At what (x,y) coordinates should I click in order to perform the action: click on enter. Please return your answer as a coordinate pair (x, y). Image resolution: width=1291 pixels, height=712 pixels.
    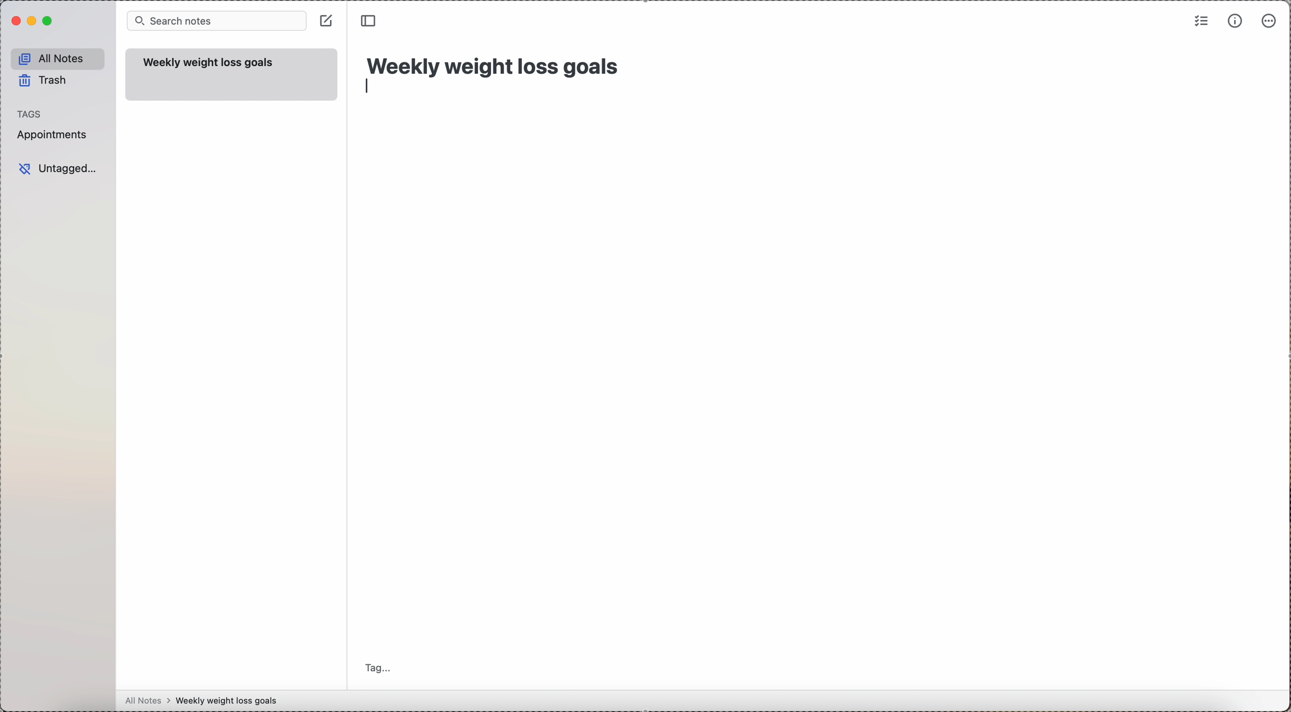
    Looking at the image, I should click on (367, 87).